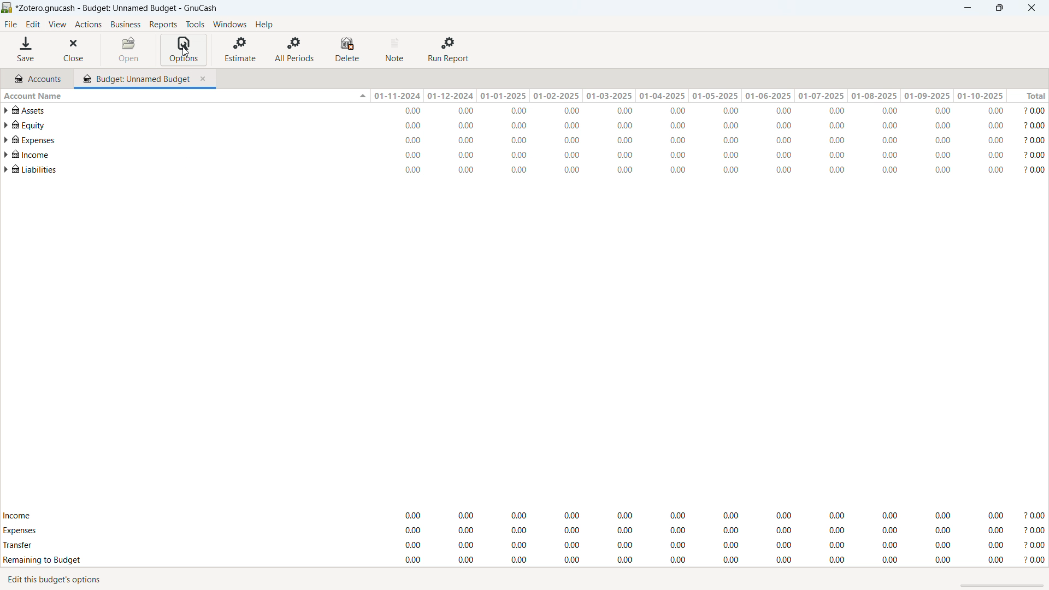 This screenshot has width=1049, height=590. What do you see at coordinates (205, 77) in the screenshot?
I see `close tab` at bounding box center [205, 77].